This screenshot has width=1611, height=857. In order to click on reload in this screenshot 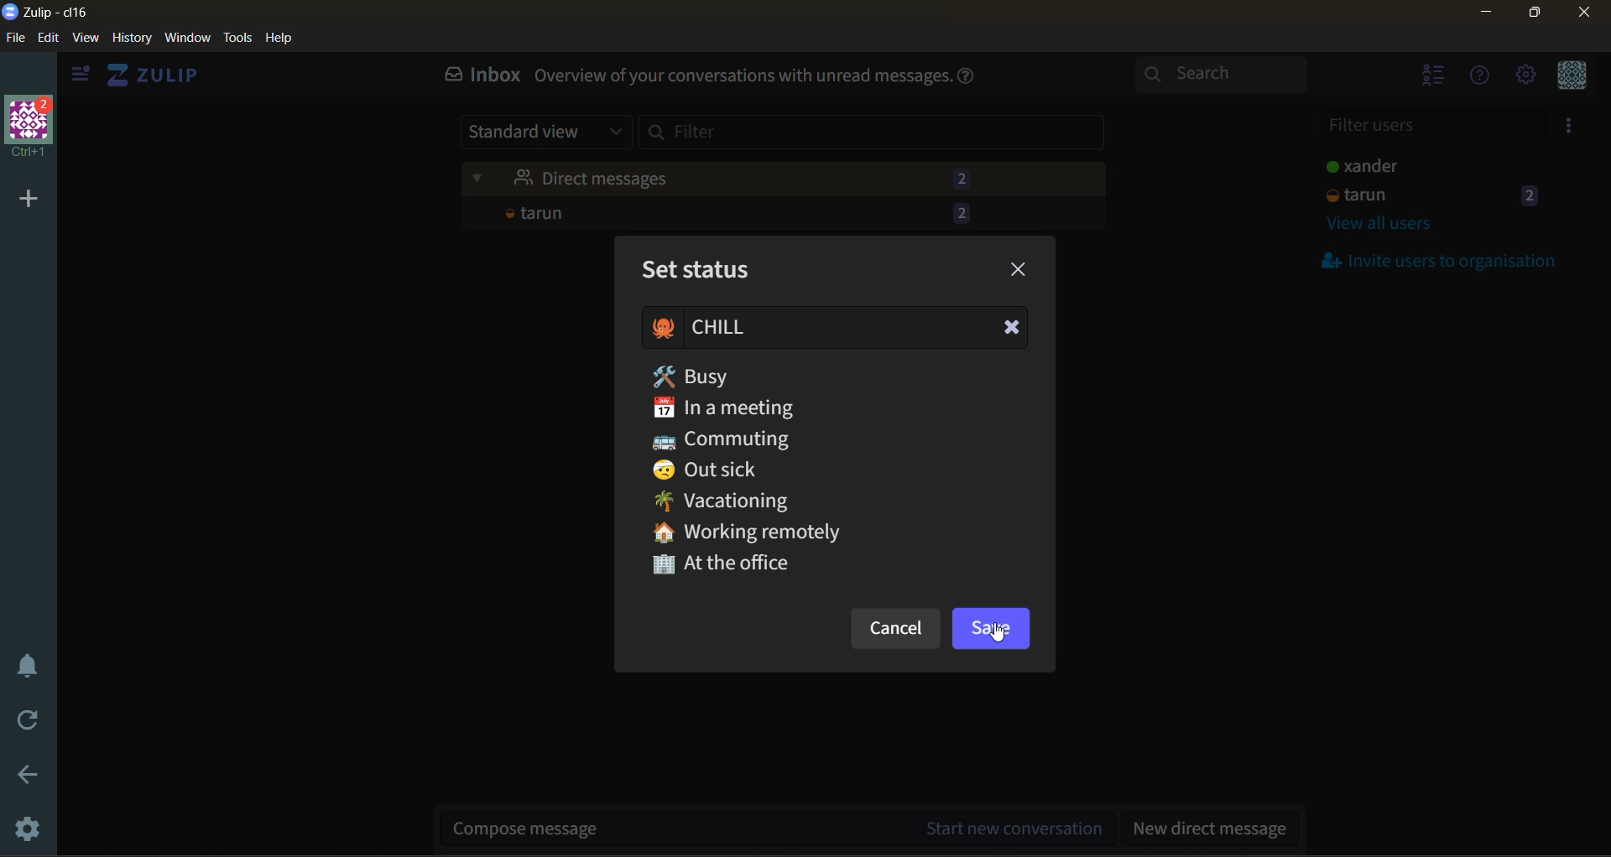, I will do `click(27, 721)`.